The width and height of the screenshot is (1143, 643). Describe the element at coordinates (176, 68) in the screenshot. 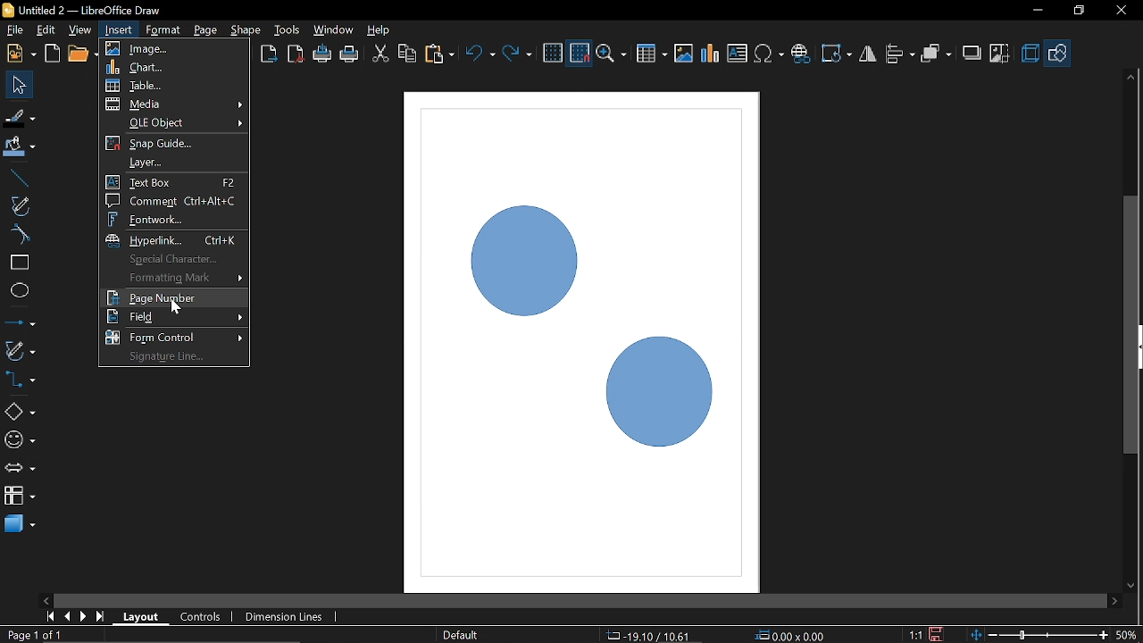

I see `CHart` at that location.